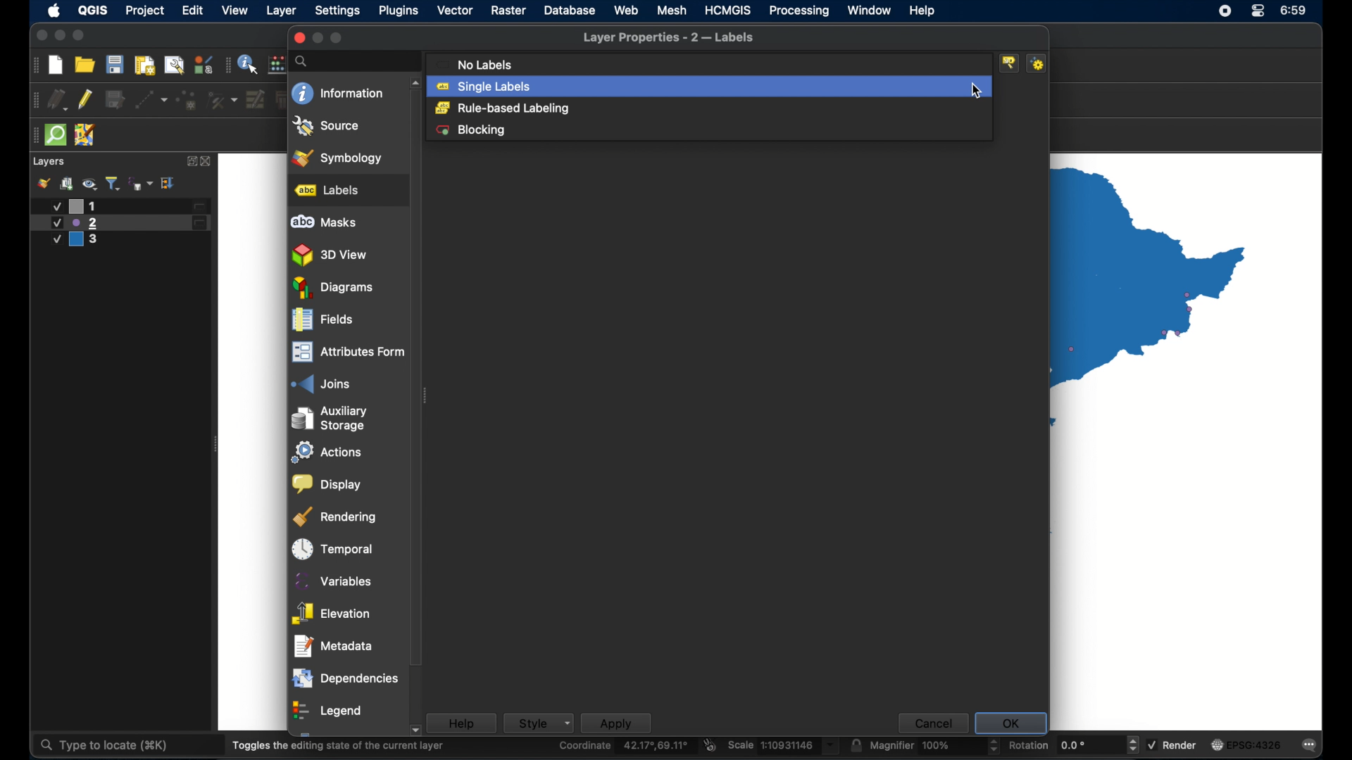 This screenshot has height=760, width=1352. What do you see at coordinates (334, 646) in the screenshot?
I see `metadata` at bounding box center [334, 646].